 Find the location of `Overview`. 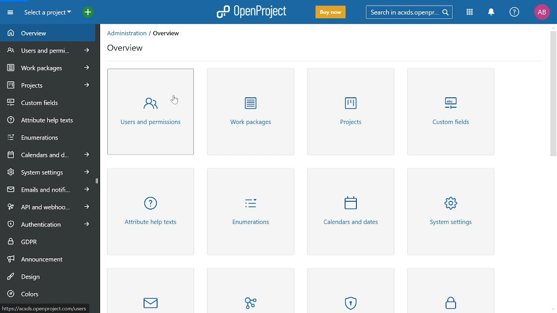

Overview is located at coordinates (29, 33).